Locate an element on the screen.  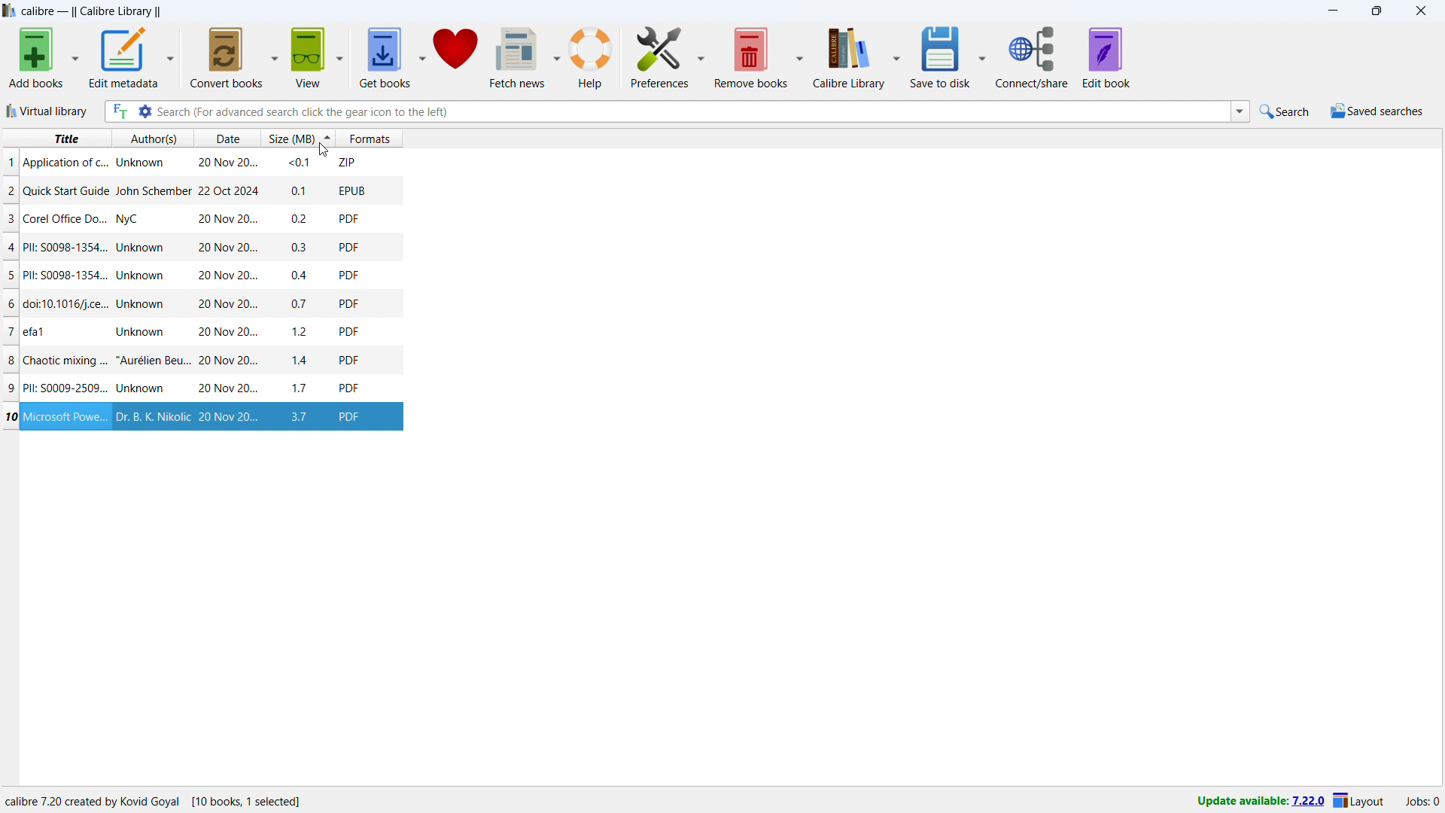
PDF is located at coordinates (349, 275).